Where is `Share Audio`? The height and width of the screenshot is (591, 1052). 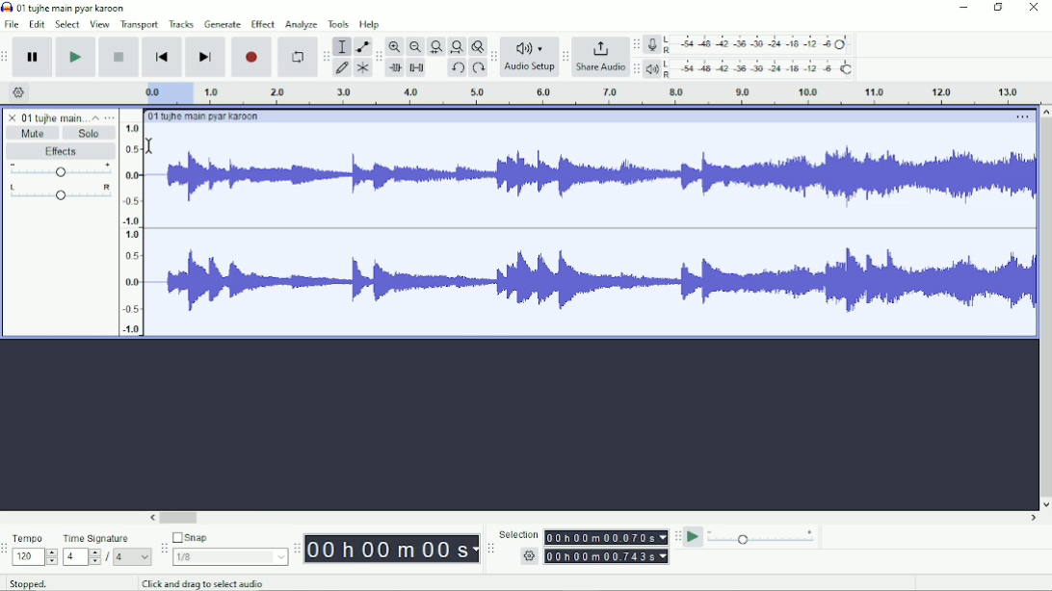
Share Audio is located at coordinates (599, 68).